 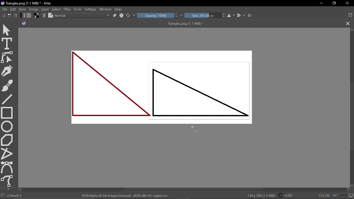 What do you see at coordinates (7, 126) in the screenshot?
I see `Ellipse tool` at bounding box center [7, 126].